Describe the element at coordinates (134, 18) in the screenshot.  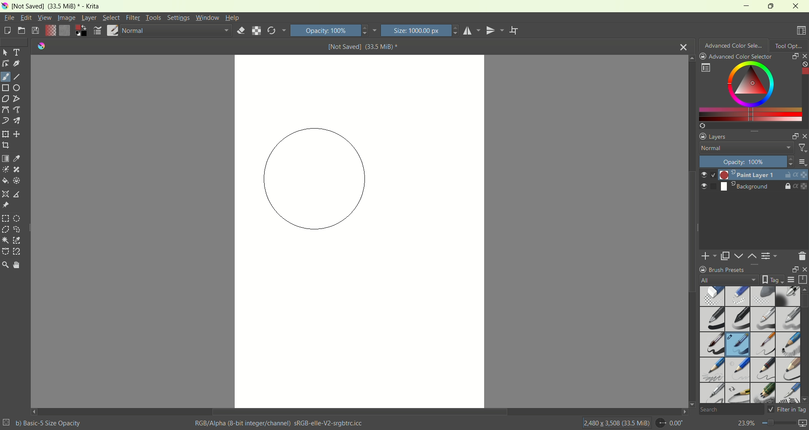
I see `filter` at that location.